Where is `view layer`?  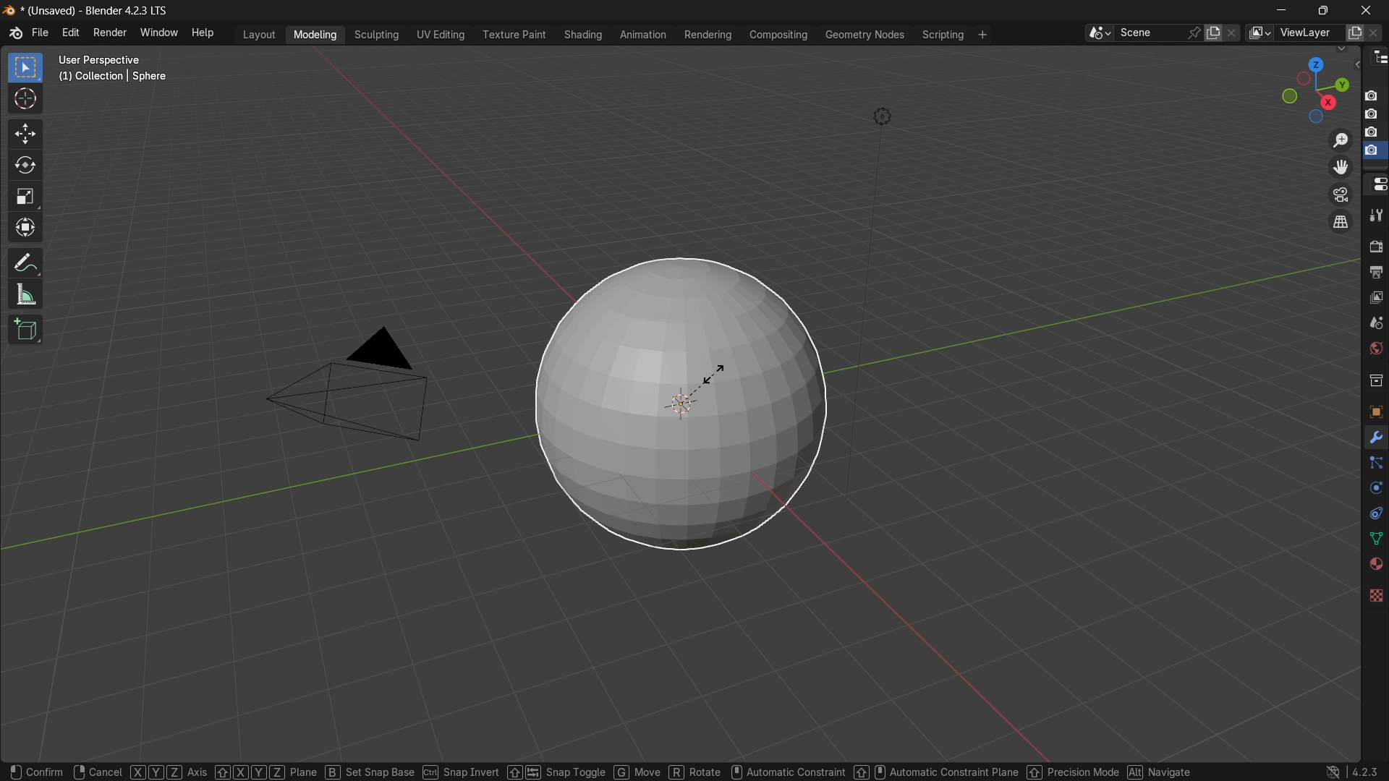
view layer is located at coordinates (1375, 299).